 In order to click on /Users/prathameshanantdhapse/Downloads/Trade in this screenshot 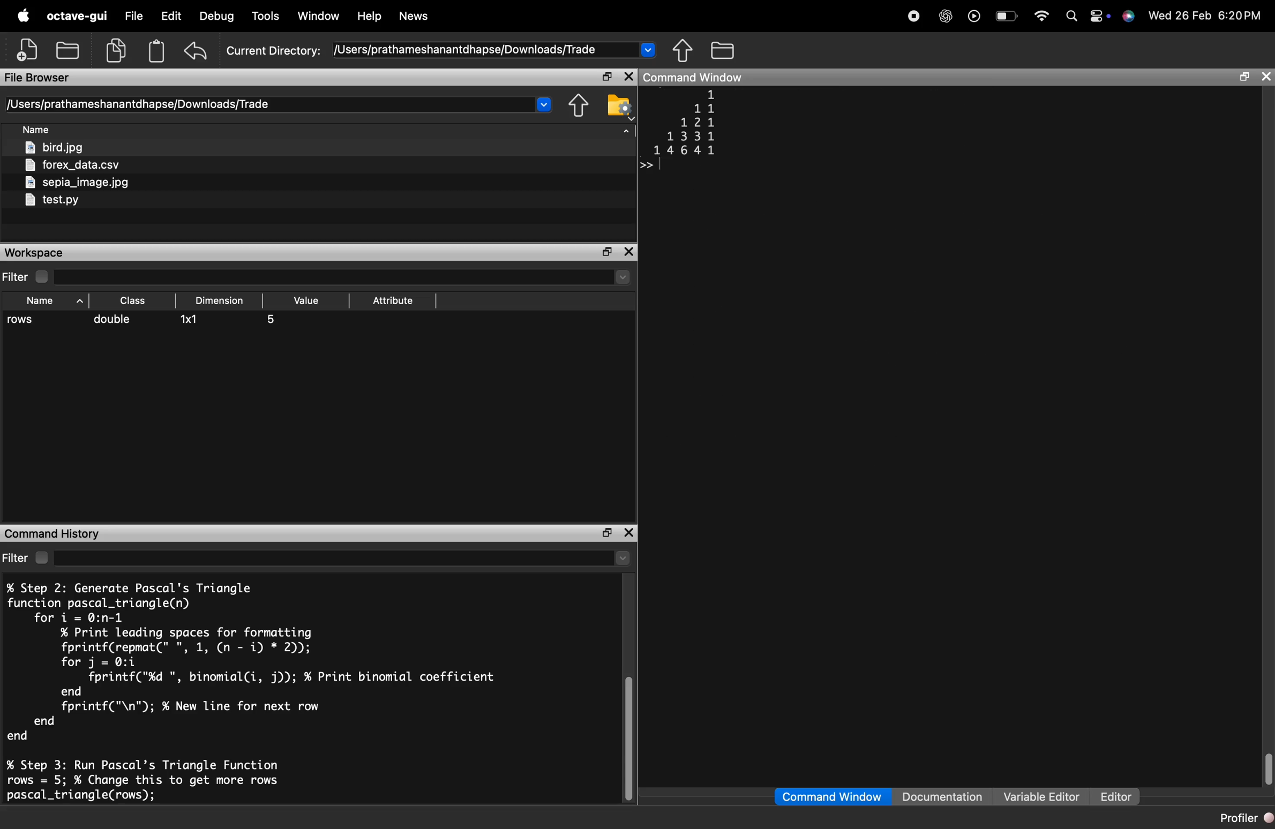, I will do `click(464, 50)`.